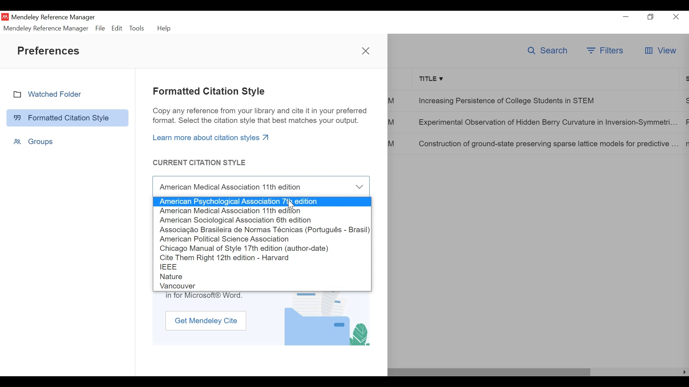  Describe the element at coordinates (67, 94) in the screenshot. I see `Watched Folder` at that location.